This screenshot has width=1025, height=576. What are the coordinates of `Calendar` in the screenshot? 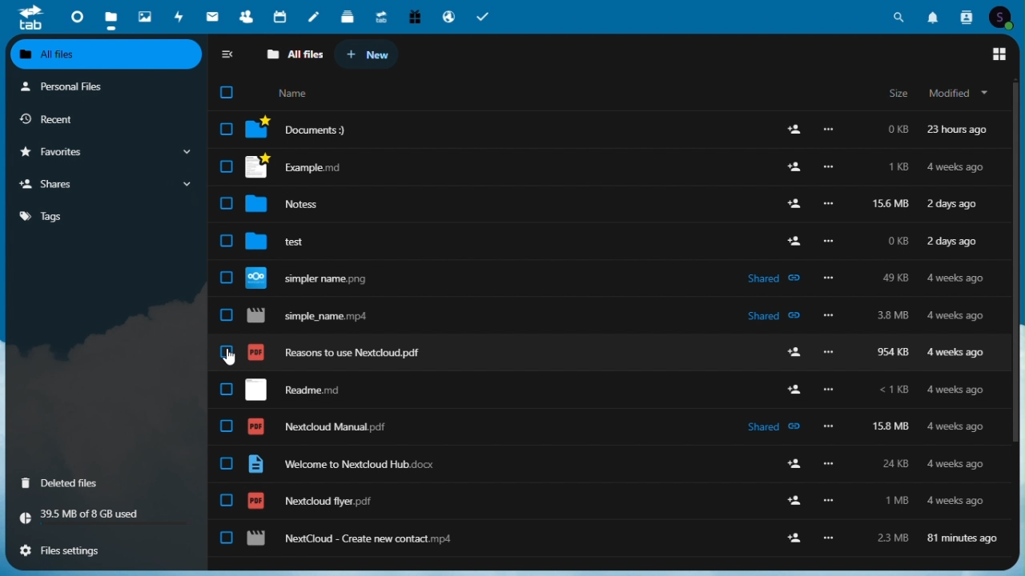 It's located at (280, 18).